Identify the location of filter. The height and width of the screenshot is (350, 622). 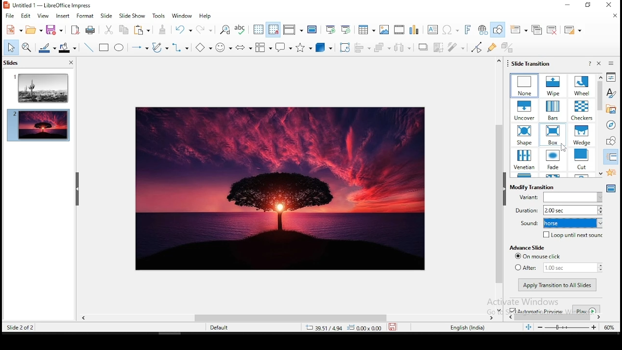
(456, 47).